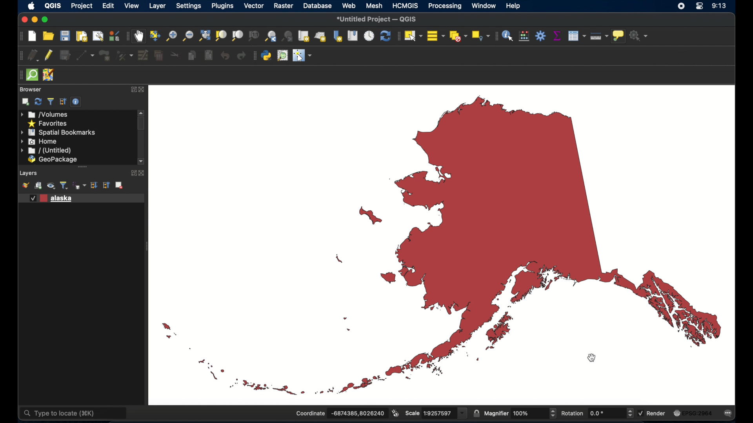 The width and height of the screenshot is (753, 423). Describe the element at coordinates (445, 244) in the screenshot. I see `vector map of Alaska` at that location.